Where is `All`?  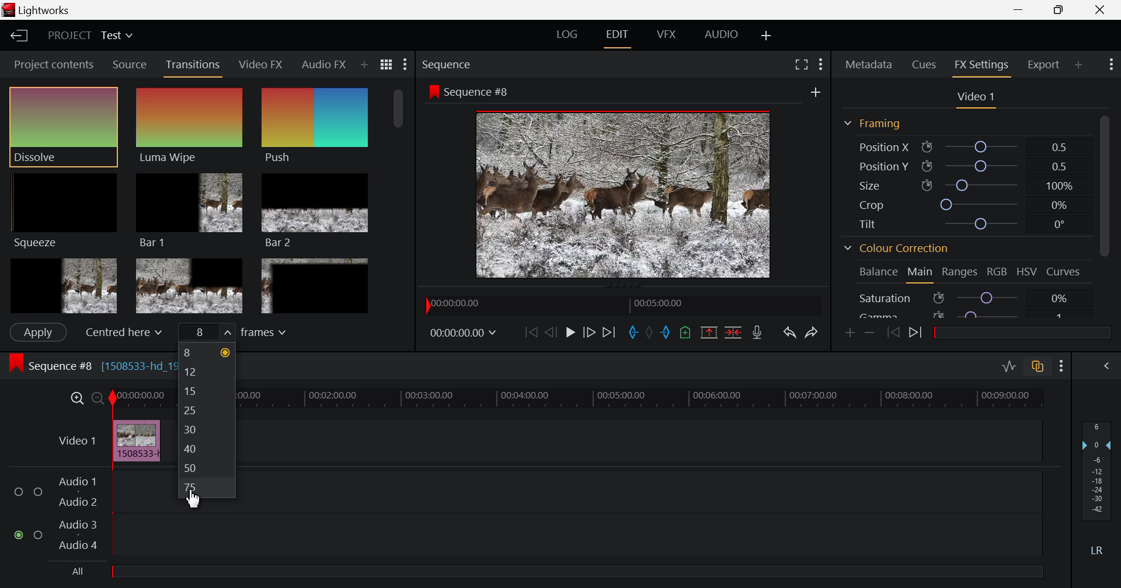
All is located at coordinates (552, 575).